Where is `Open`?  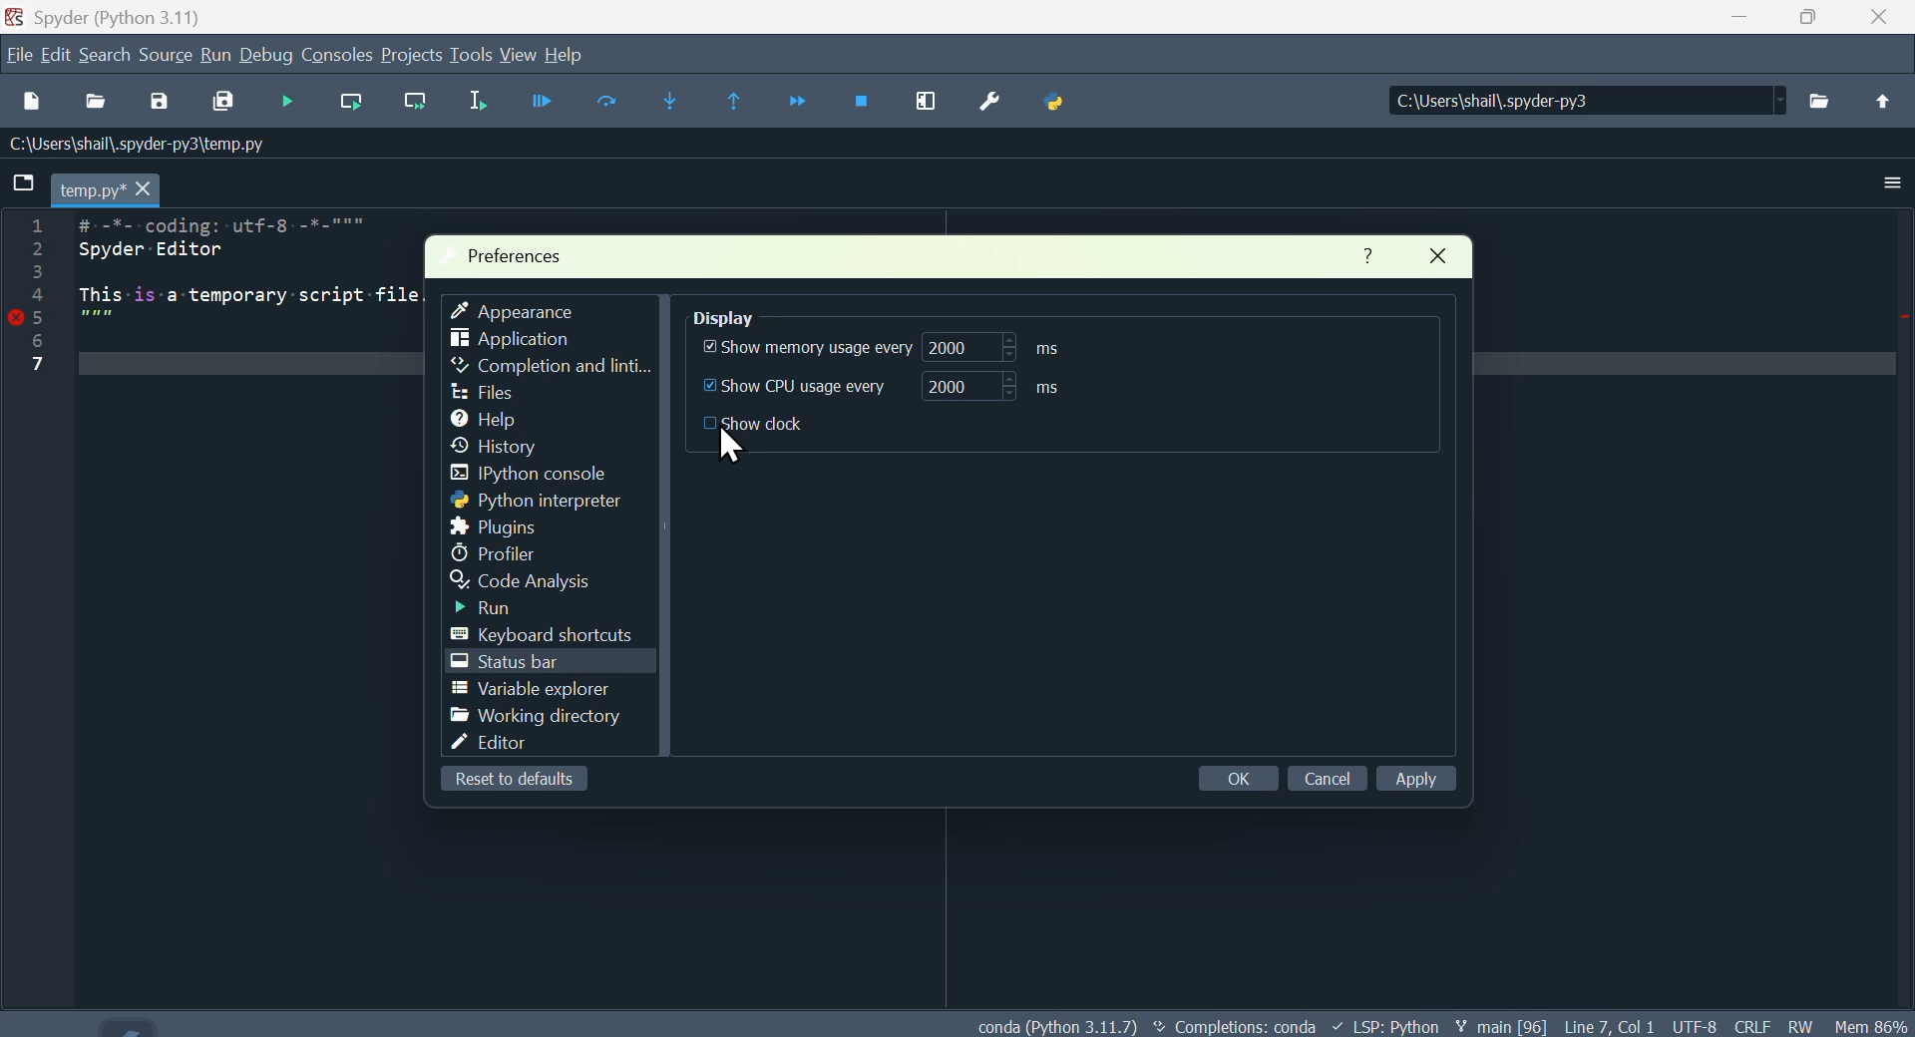 Open is located at coordinates (99, 101).